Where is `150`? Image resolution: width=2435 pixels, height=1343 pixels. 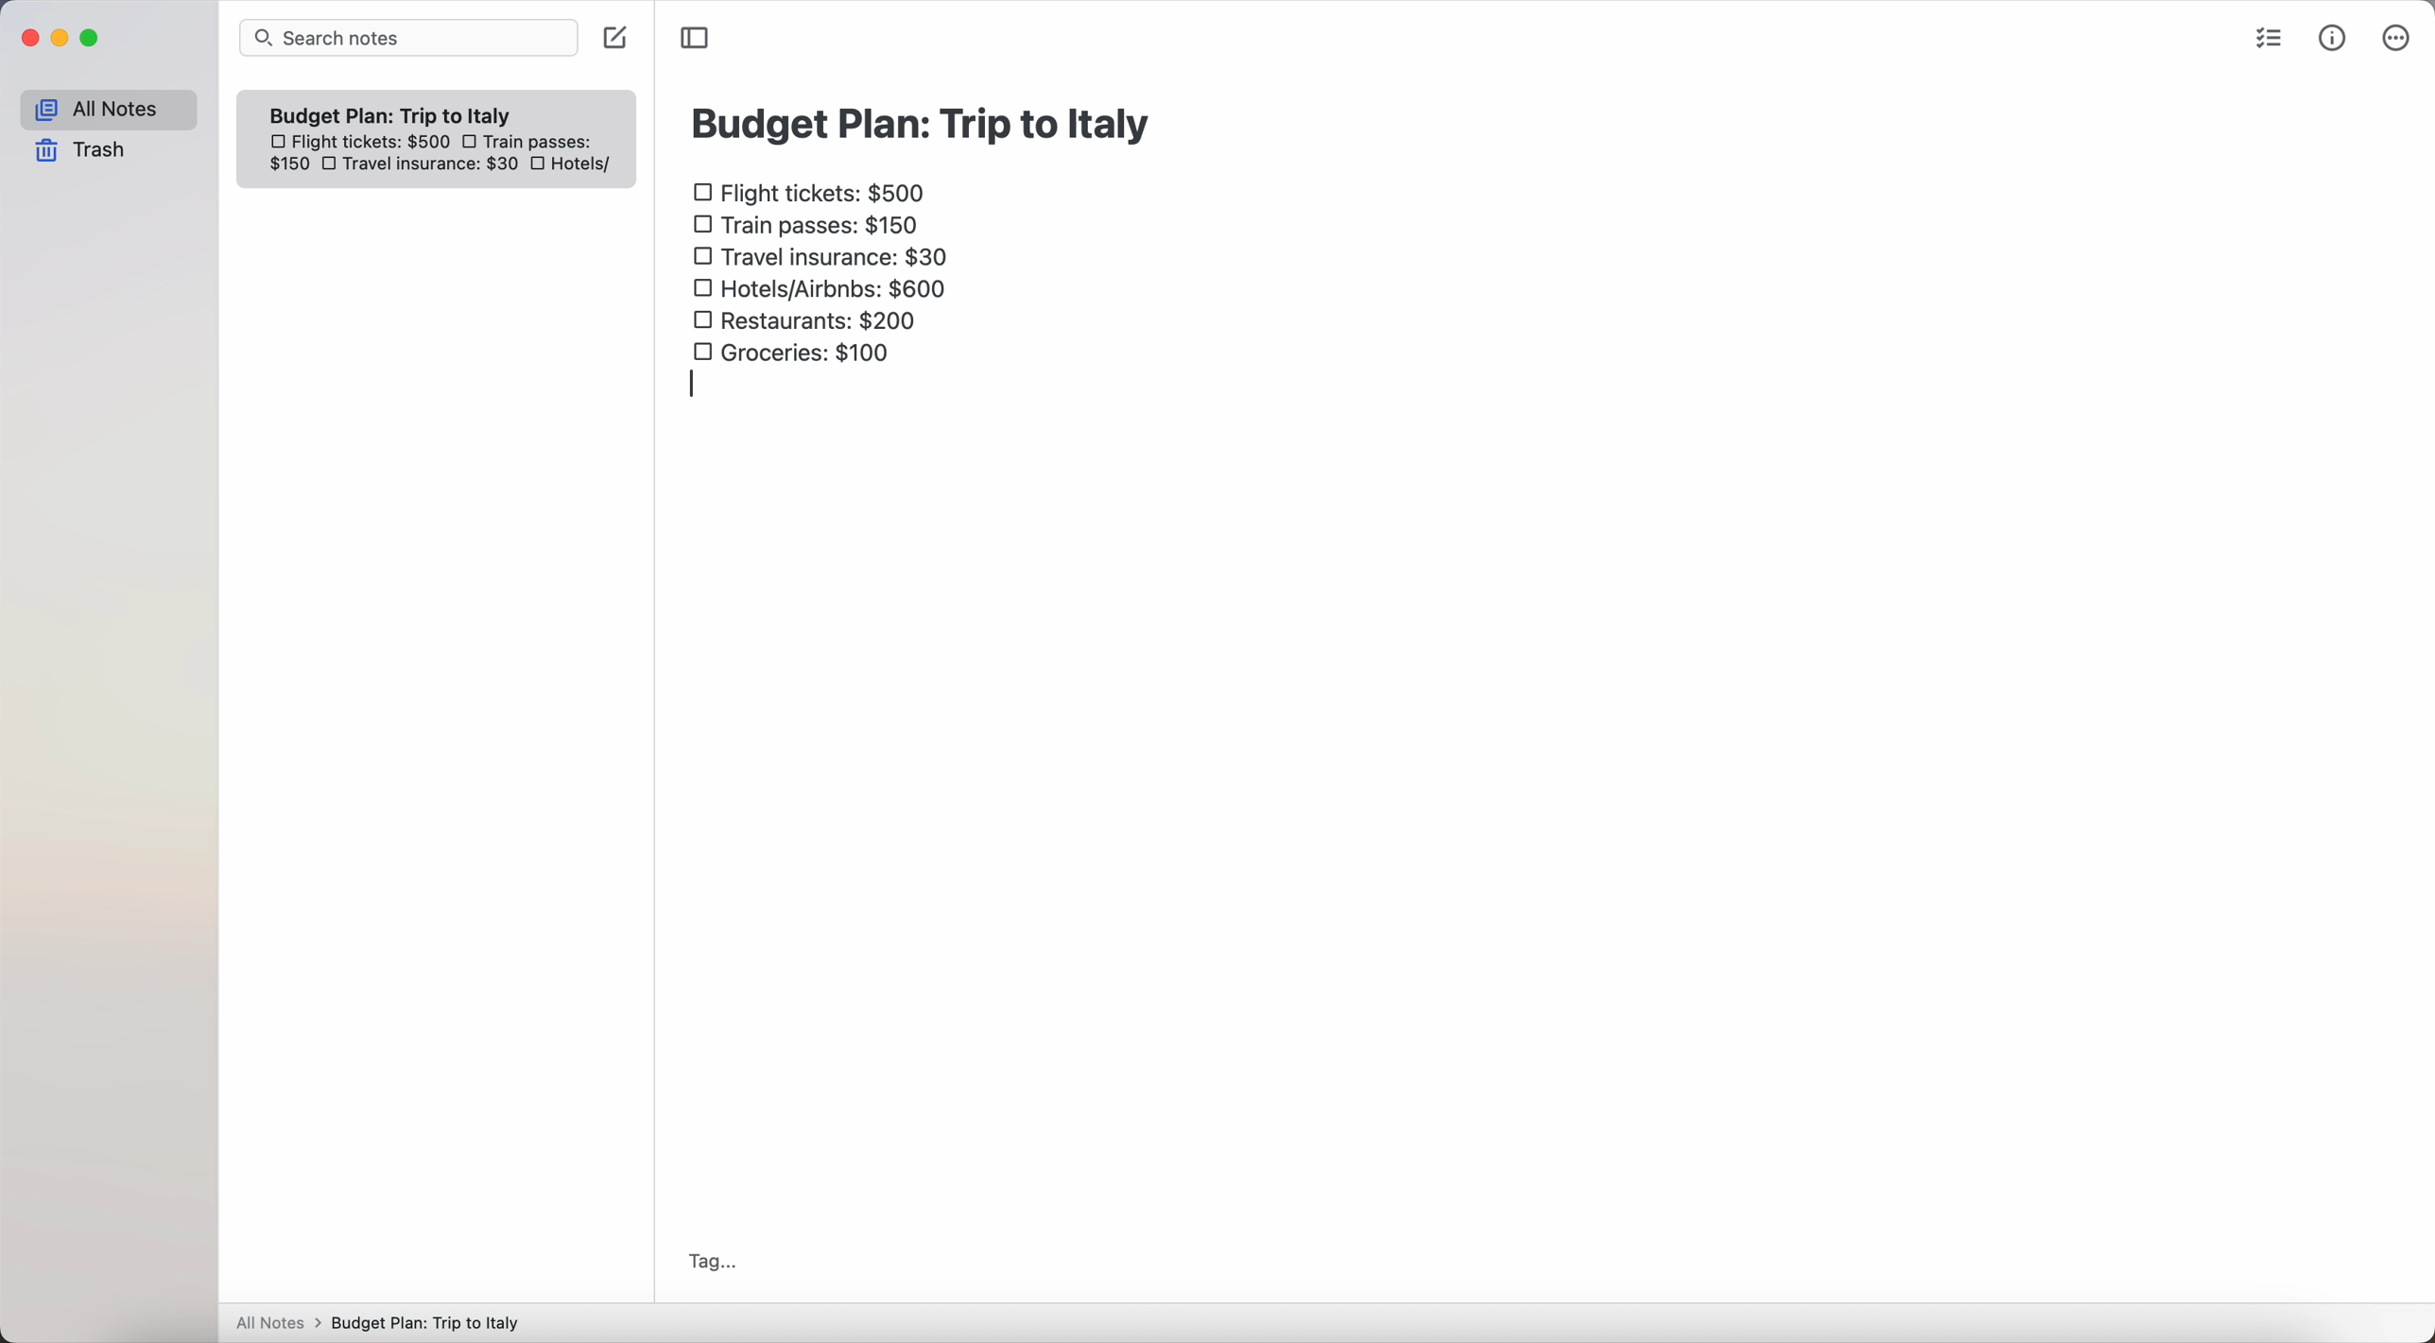
150 is located at coordinates (287, 167).